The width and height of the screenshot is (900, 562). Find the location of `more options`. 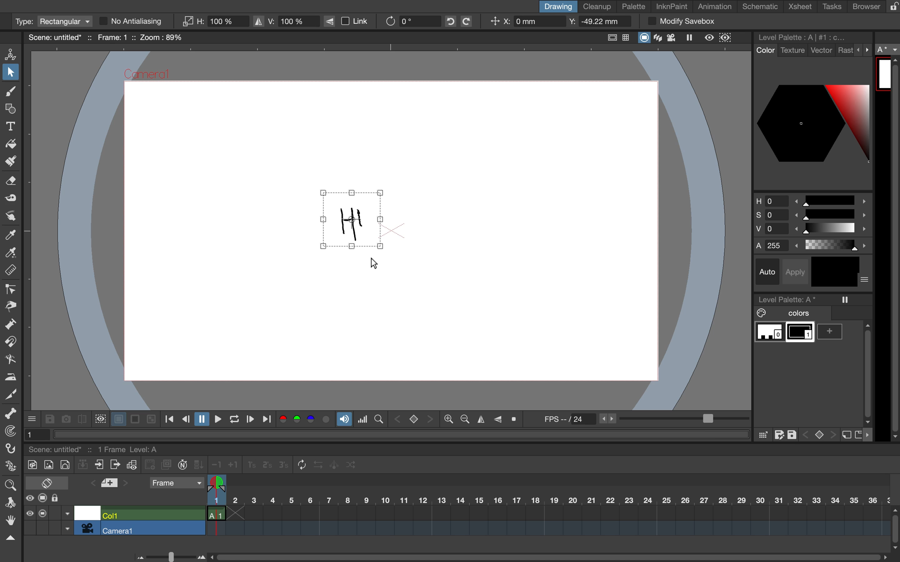

more options is located at coordinates (870, 435).